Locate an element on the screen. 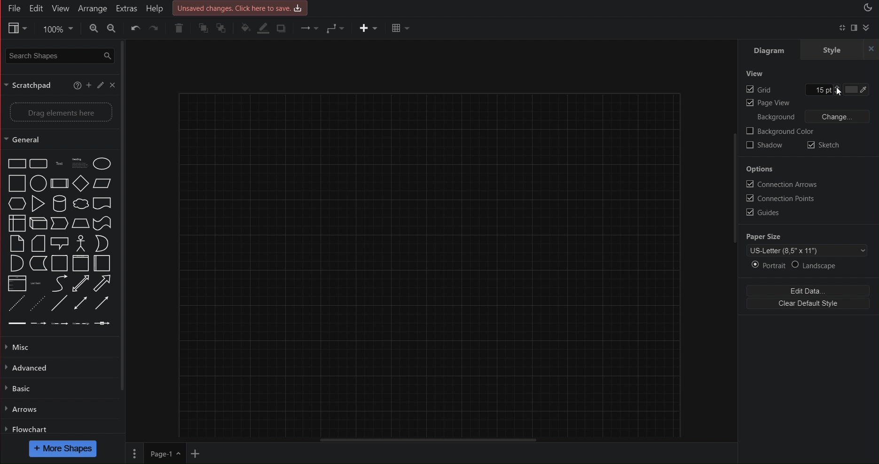 The height and width of the screenshot is (464, 879). Format is located at coordinates (855, 28).